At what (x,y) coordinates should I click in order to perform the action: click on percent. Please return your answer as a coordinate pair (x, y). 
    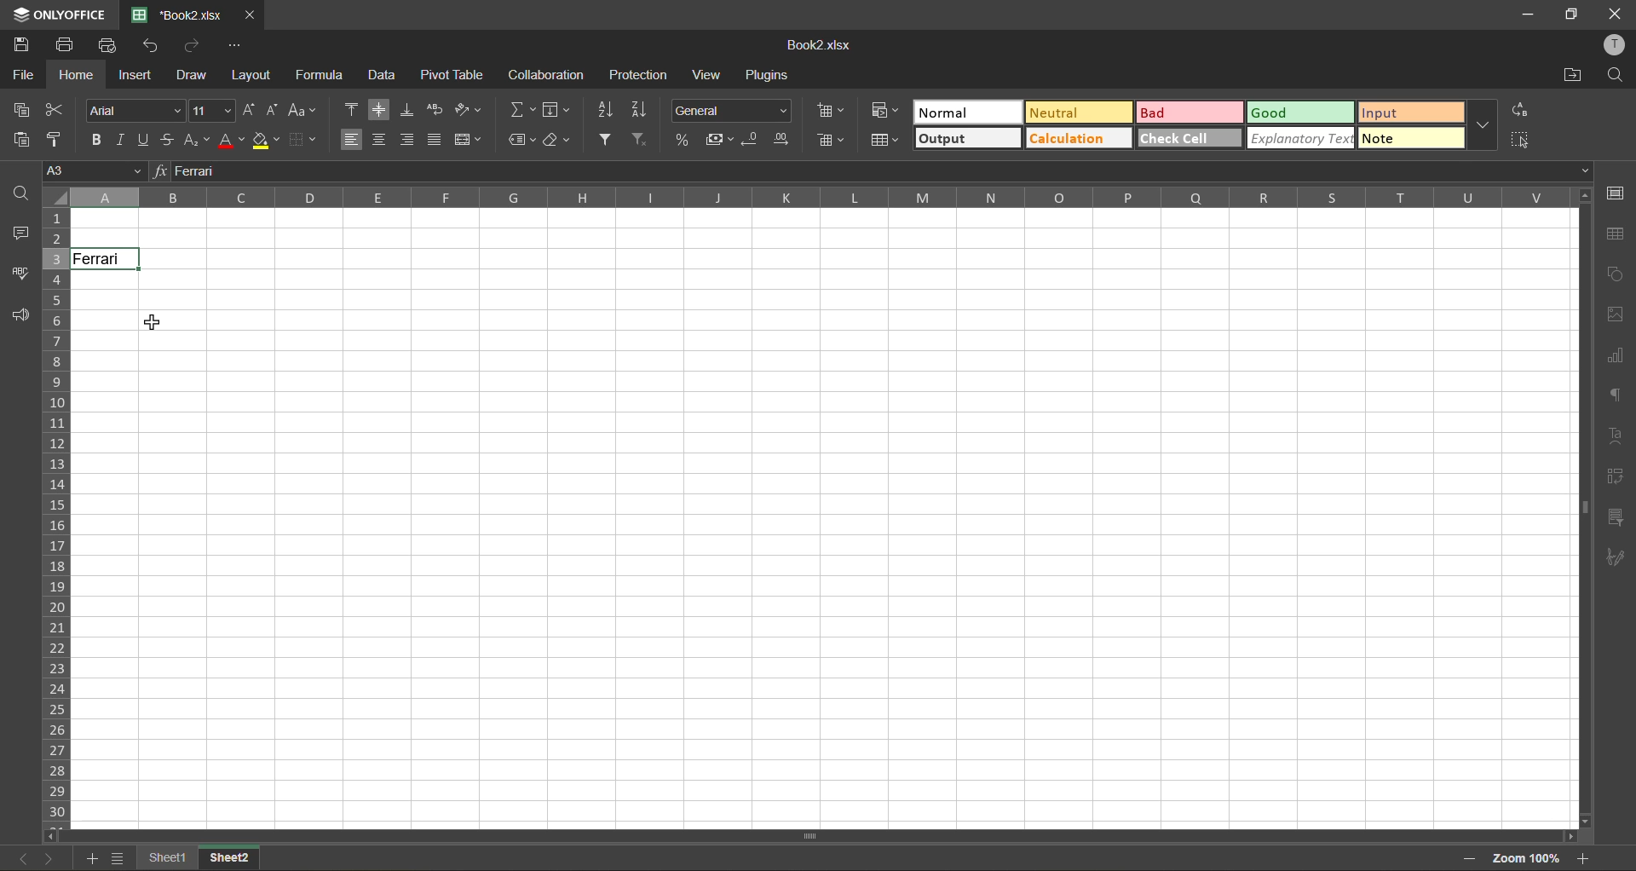
    Looking at the image, I should click on (683, 138).